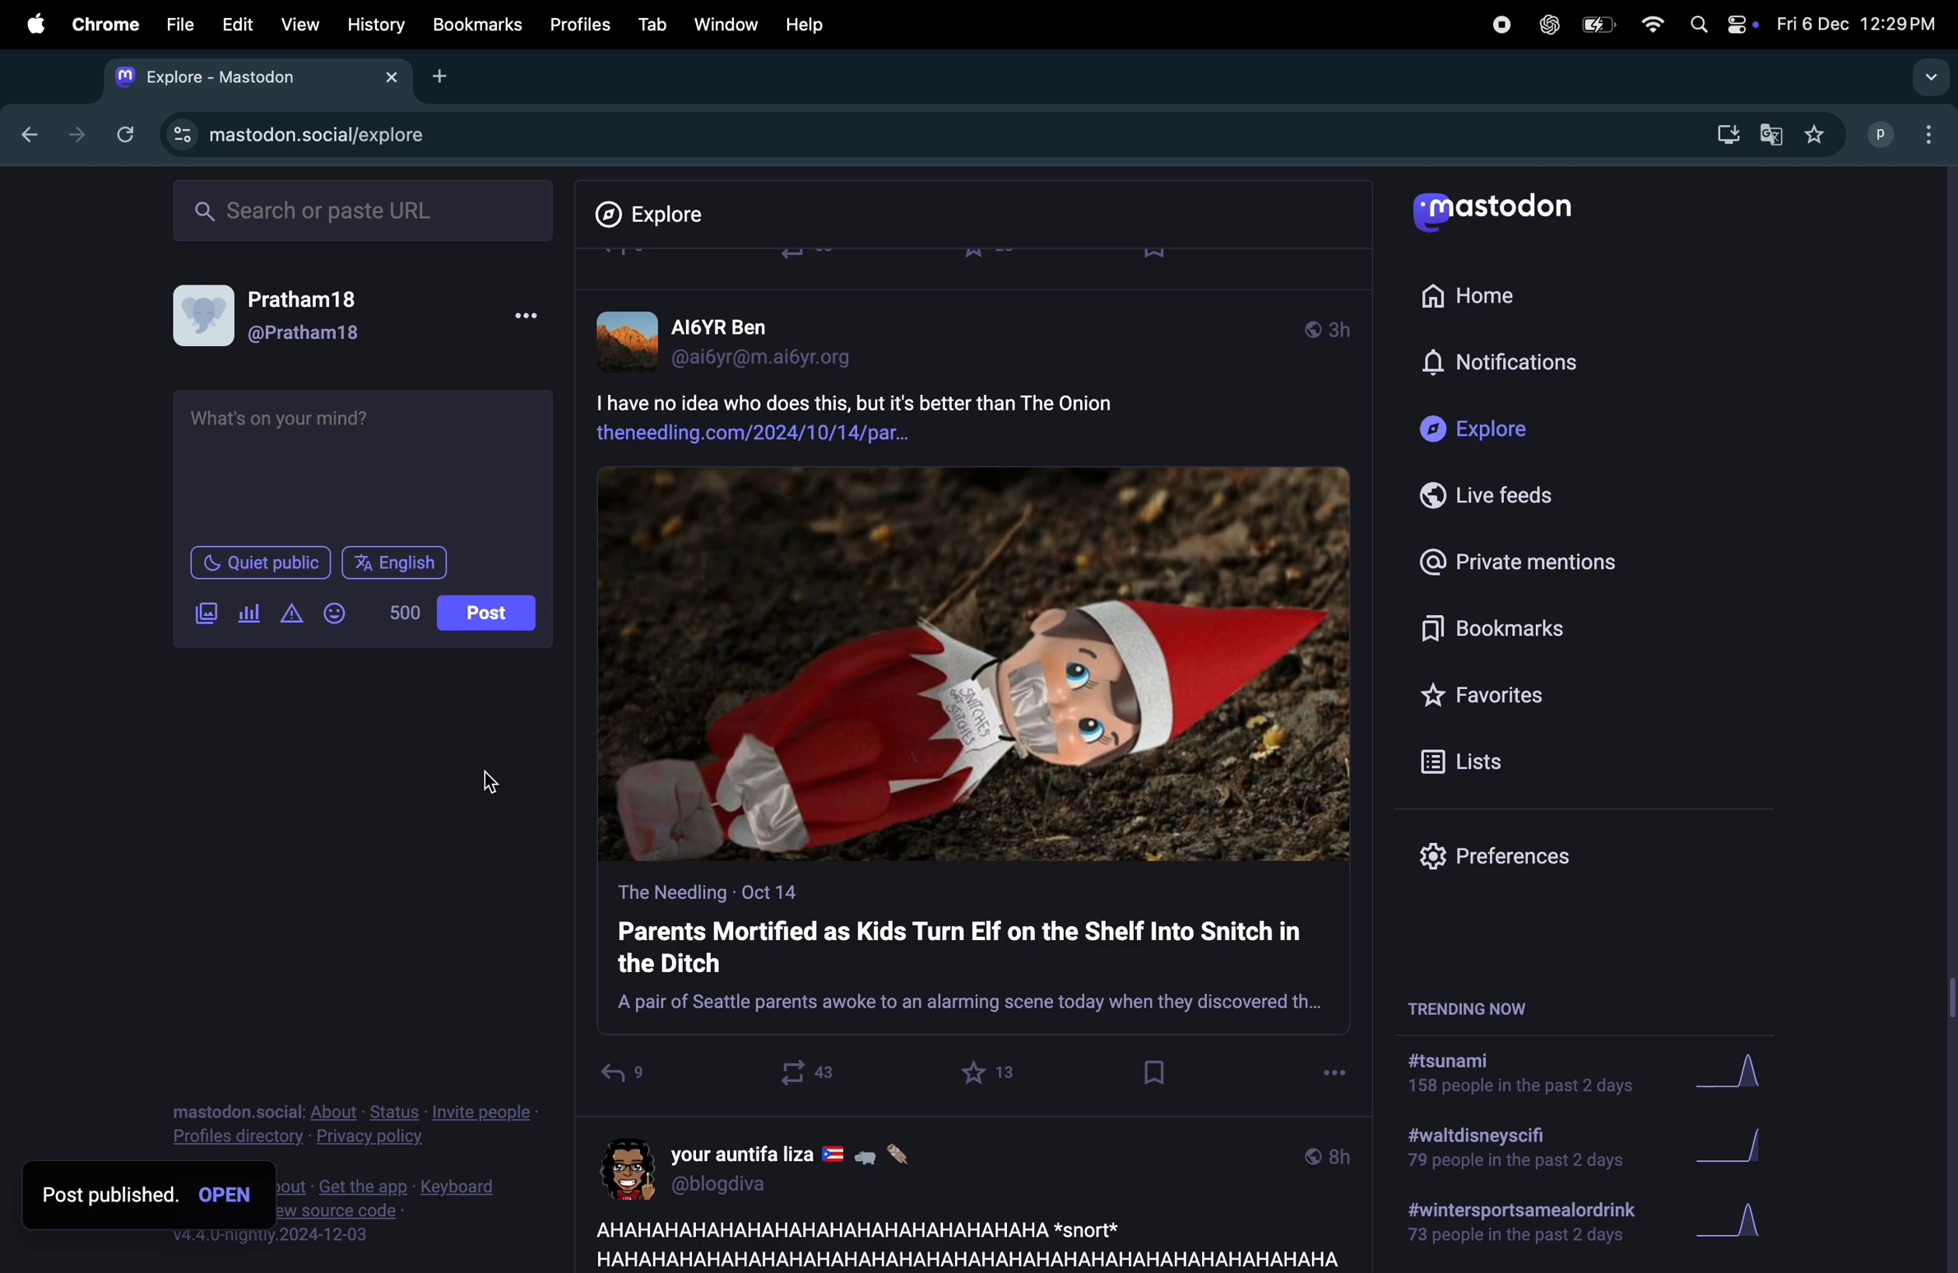 This screenshot has height=1273, width=1958. Describe the element at coordinates (1515, 560) in the screenshot. I see `private mentions` at that location.